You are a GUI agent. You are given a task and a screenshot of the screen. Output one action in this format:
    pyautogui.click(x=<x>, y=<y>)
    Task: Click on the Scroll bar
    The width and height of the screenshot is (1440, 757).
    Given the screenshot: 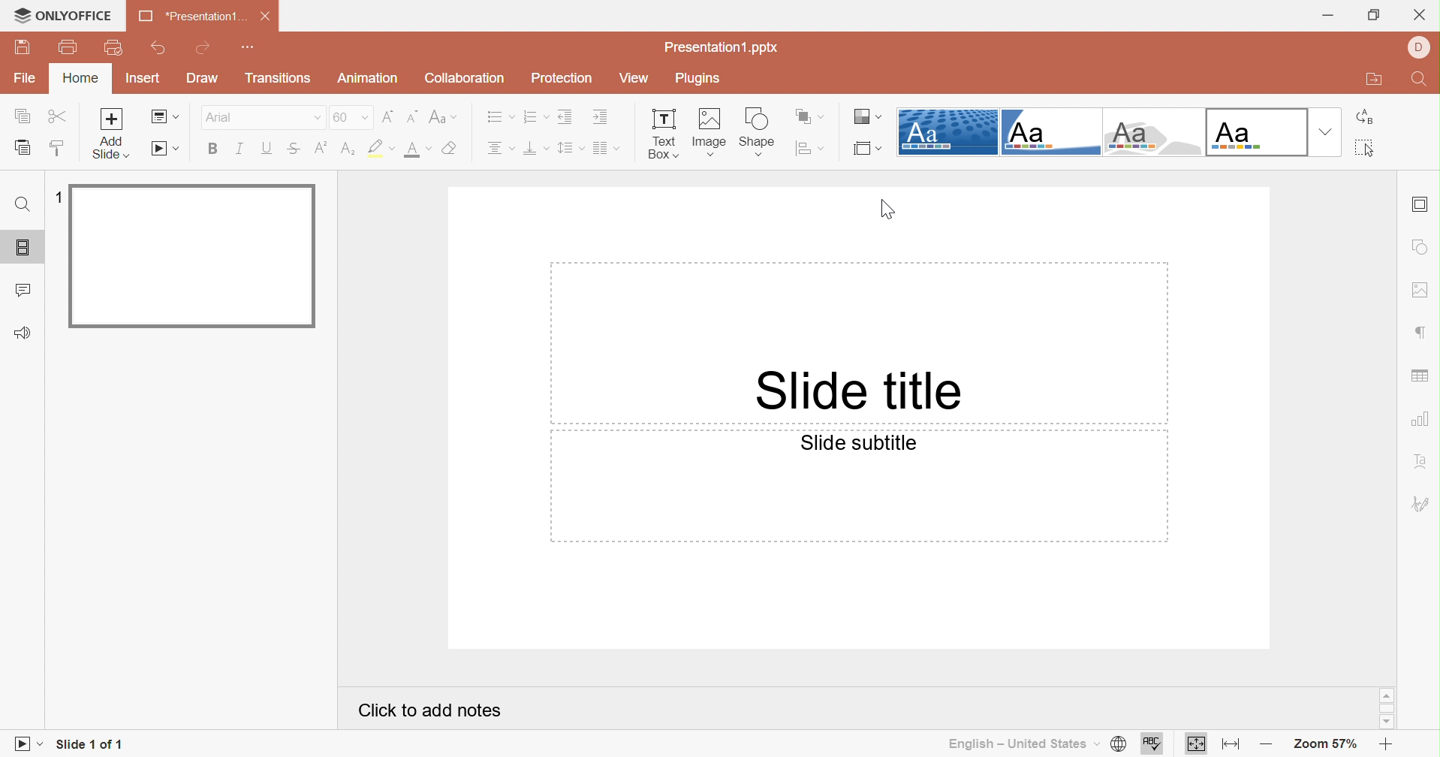 What is the action you would take?
    pyautogui.click(x=1387, y=707)
    